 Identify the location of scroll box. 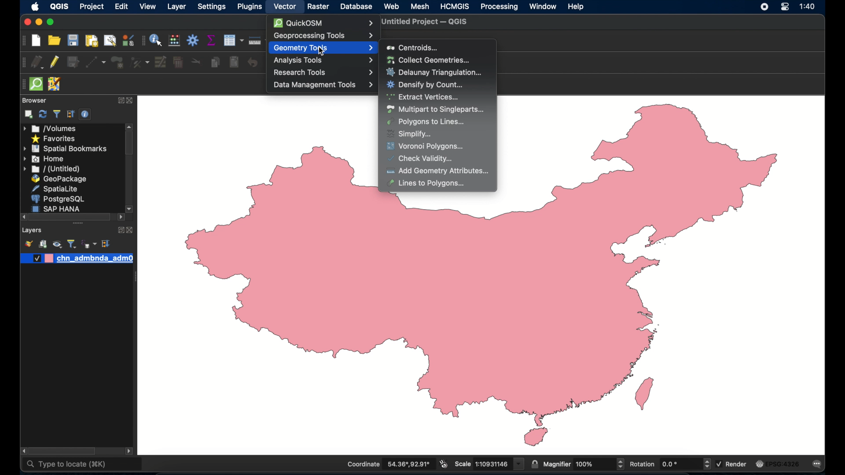
(62, 450).